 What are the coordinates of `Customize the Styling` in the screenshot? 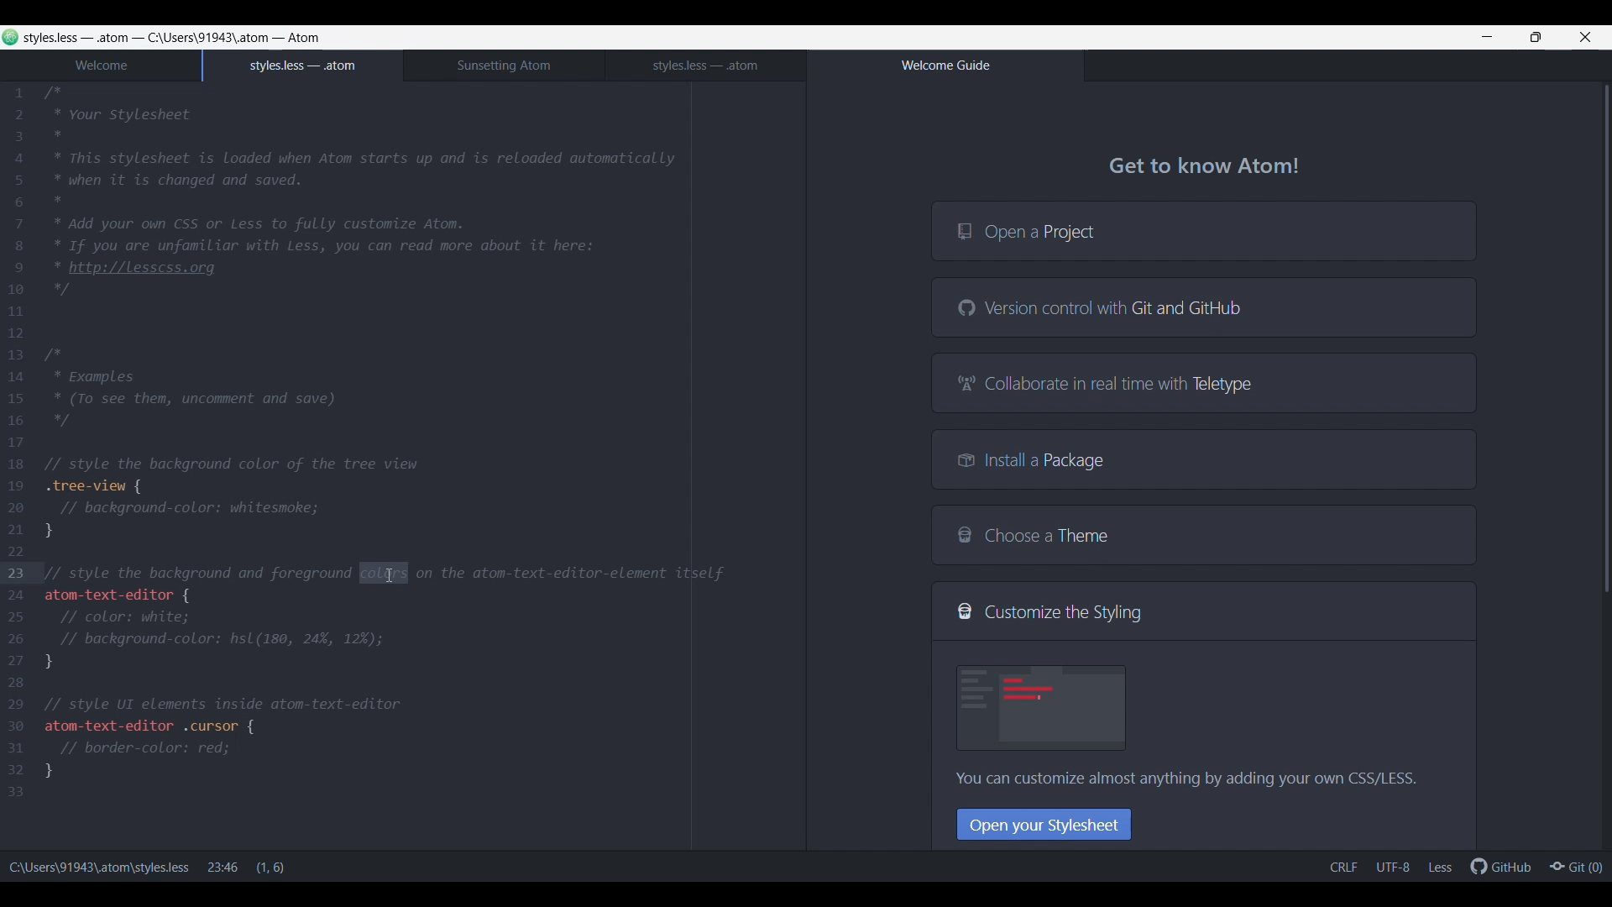 It's located at (1204, 611).